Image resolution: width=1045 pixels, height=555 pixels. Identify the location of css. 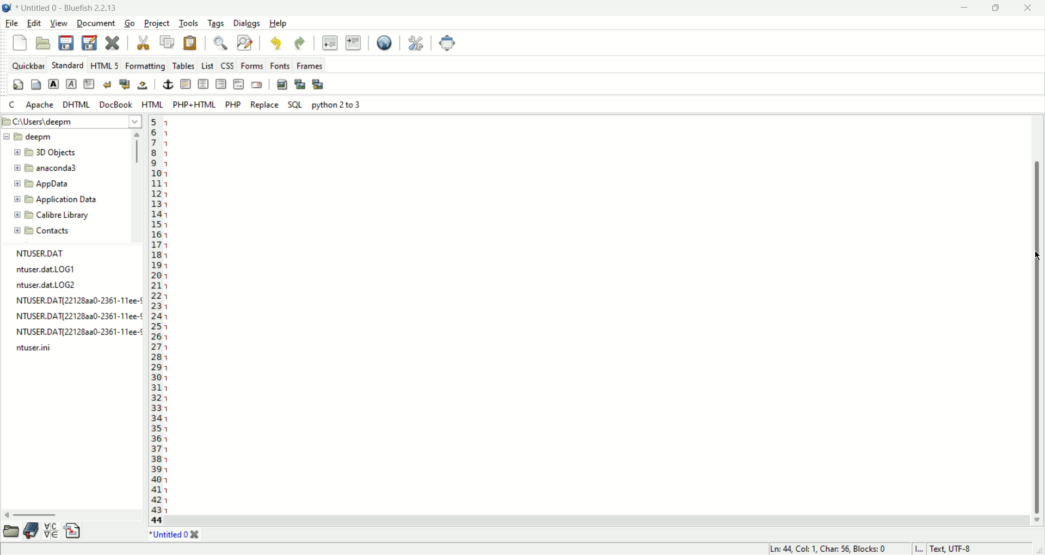
(227, 65).